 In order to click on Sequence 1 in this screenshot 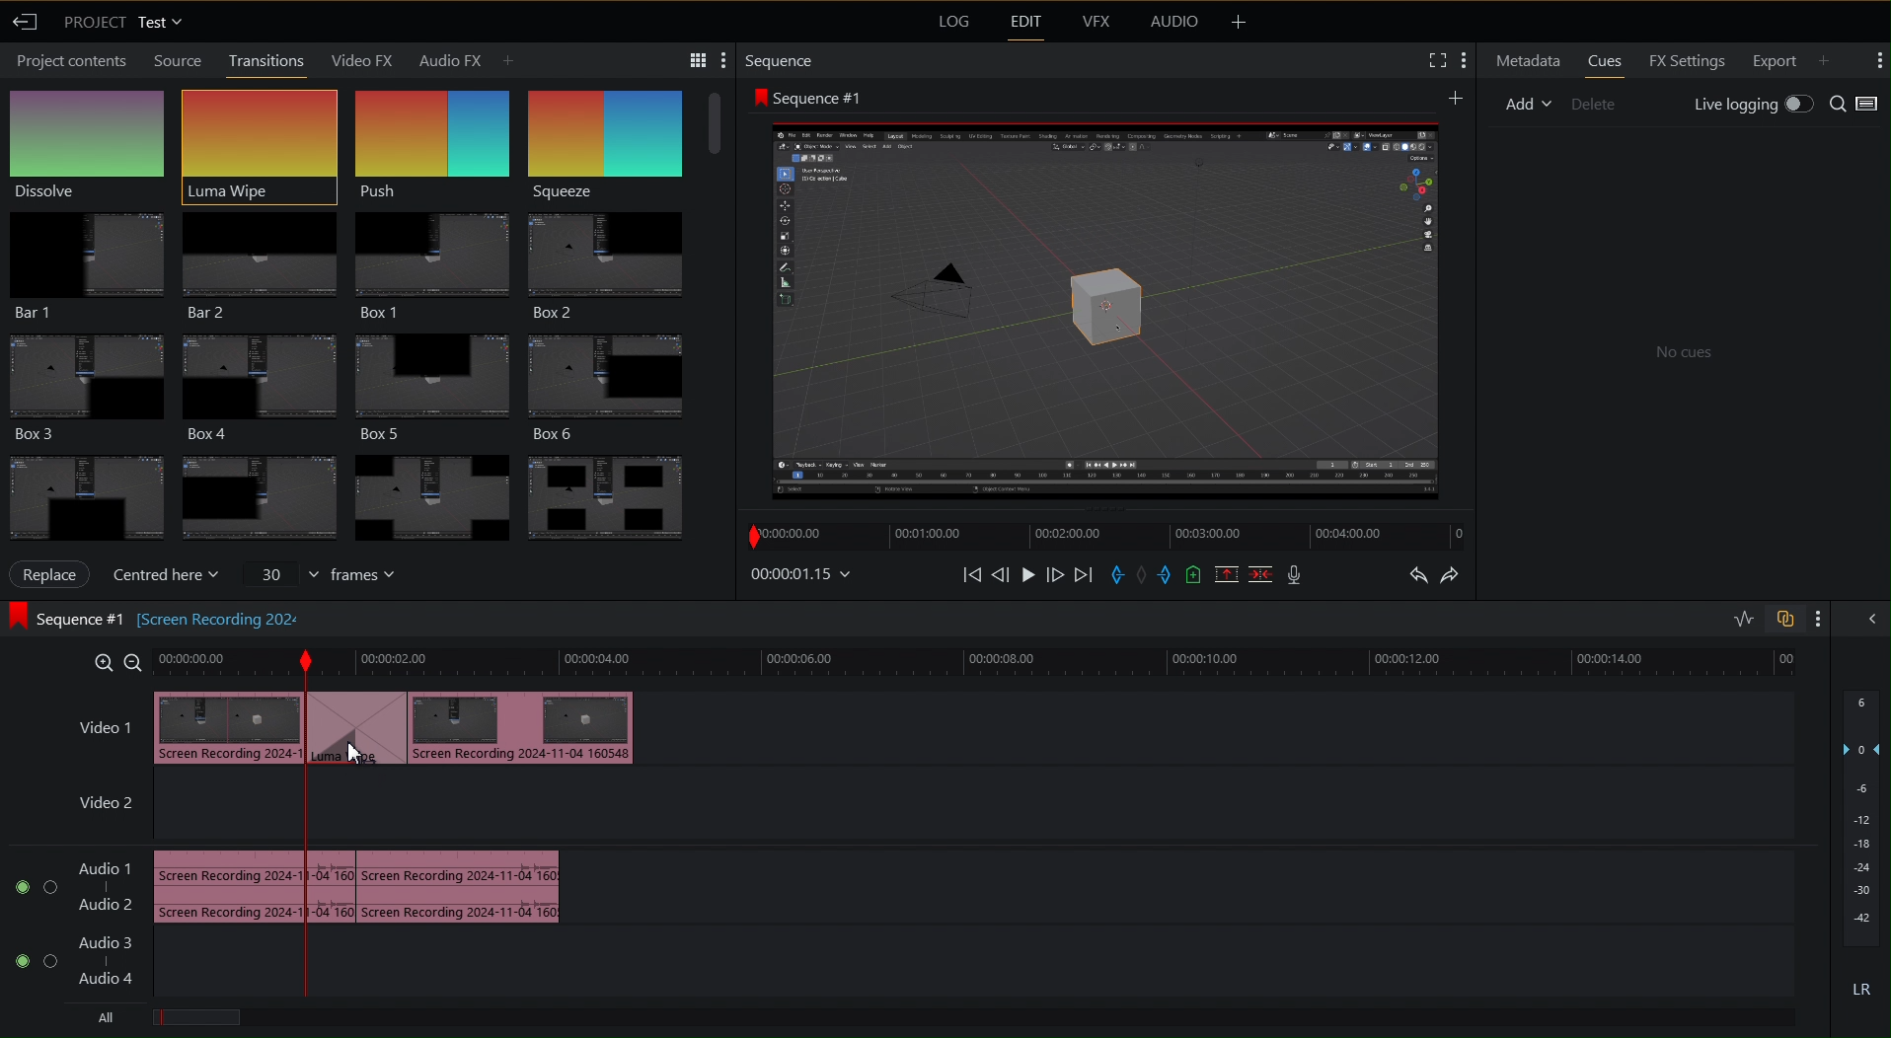, I will do `click(806, 96)`.